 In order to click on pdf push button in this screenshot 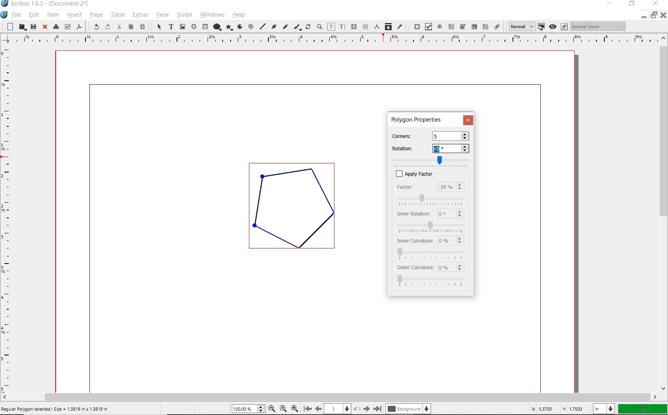, I will do `click(415, 26)`.